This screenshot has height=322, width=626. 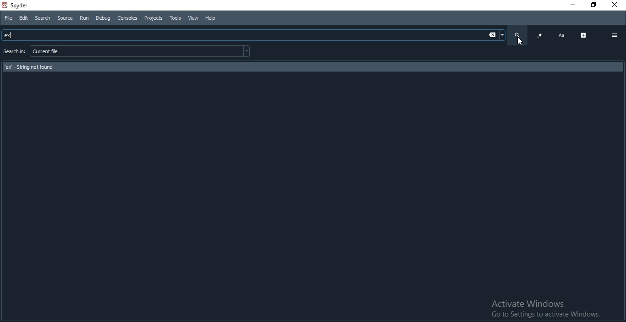 I want to click on Projects, so click(x=153, y=18).